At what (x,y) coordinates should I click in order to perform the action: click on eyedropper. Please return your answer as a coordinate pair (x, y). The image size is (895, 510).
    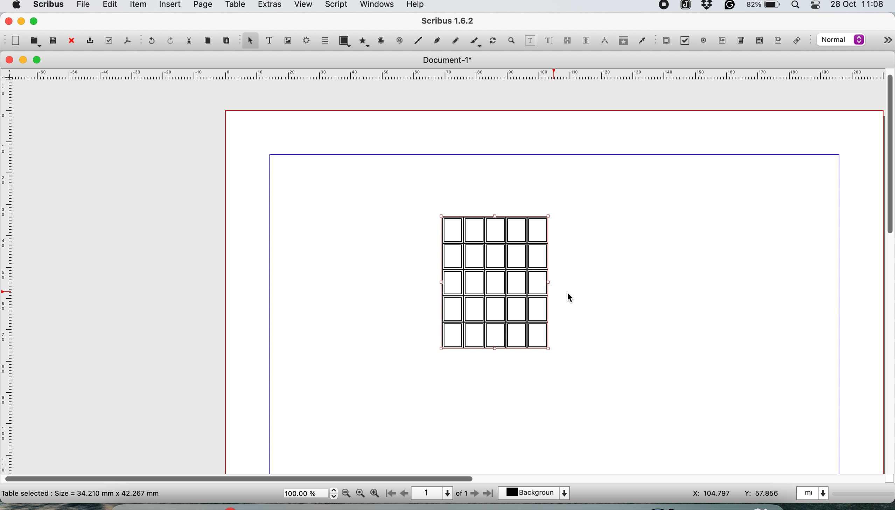
    Looking at the image, I should click on (642, 42).